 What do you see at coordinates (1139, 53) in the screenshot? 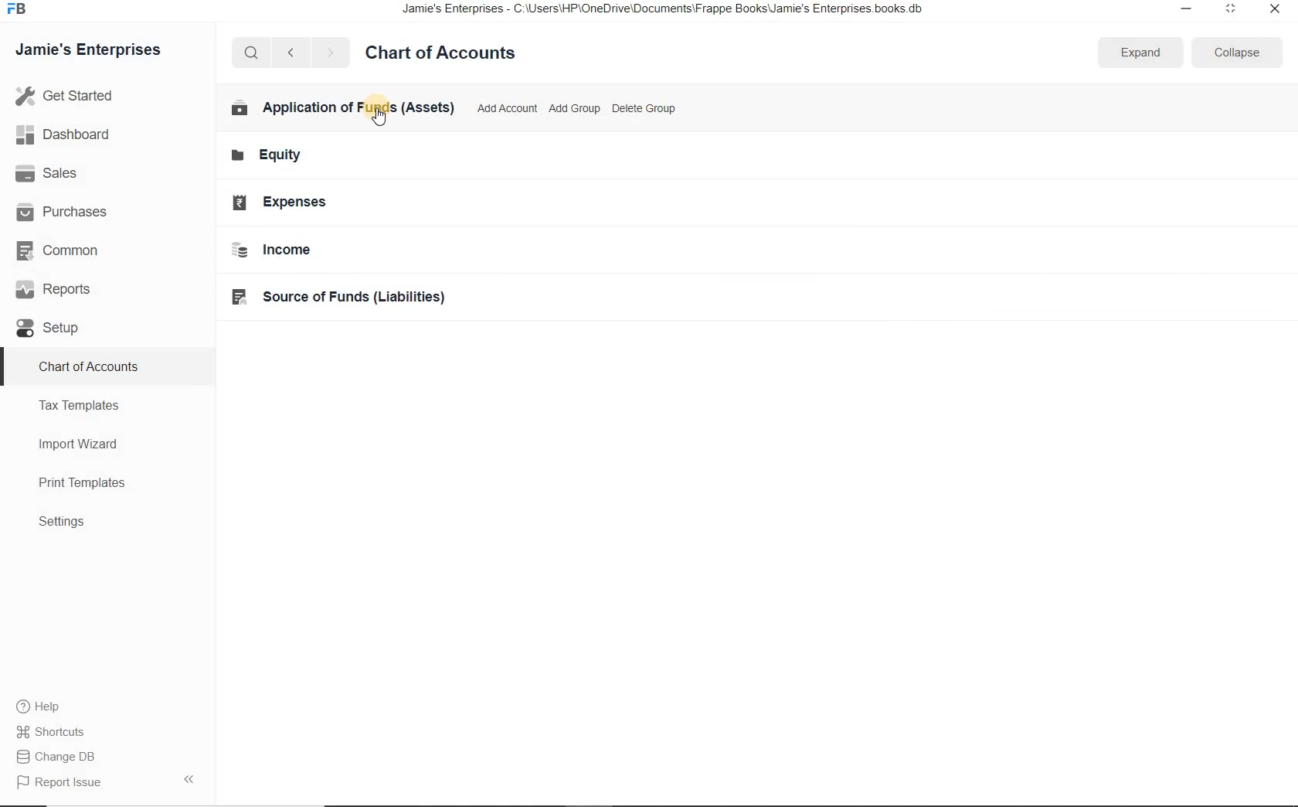
I see `expand` at bounding box center [1139, 53].